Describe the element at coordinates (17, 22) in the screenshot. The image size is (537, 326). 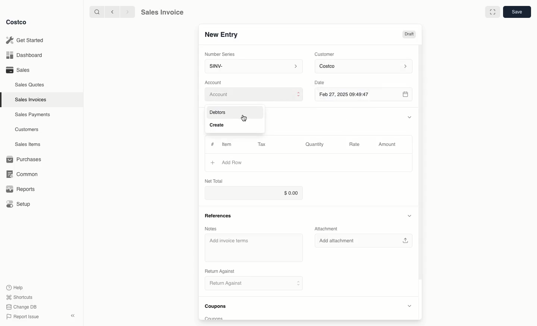
I see `Costco` at that location.